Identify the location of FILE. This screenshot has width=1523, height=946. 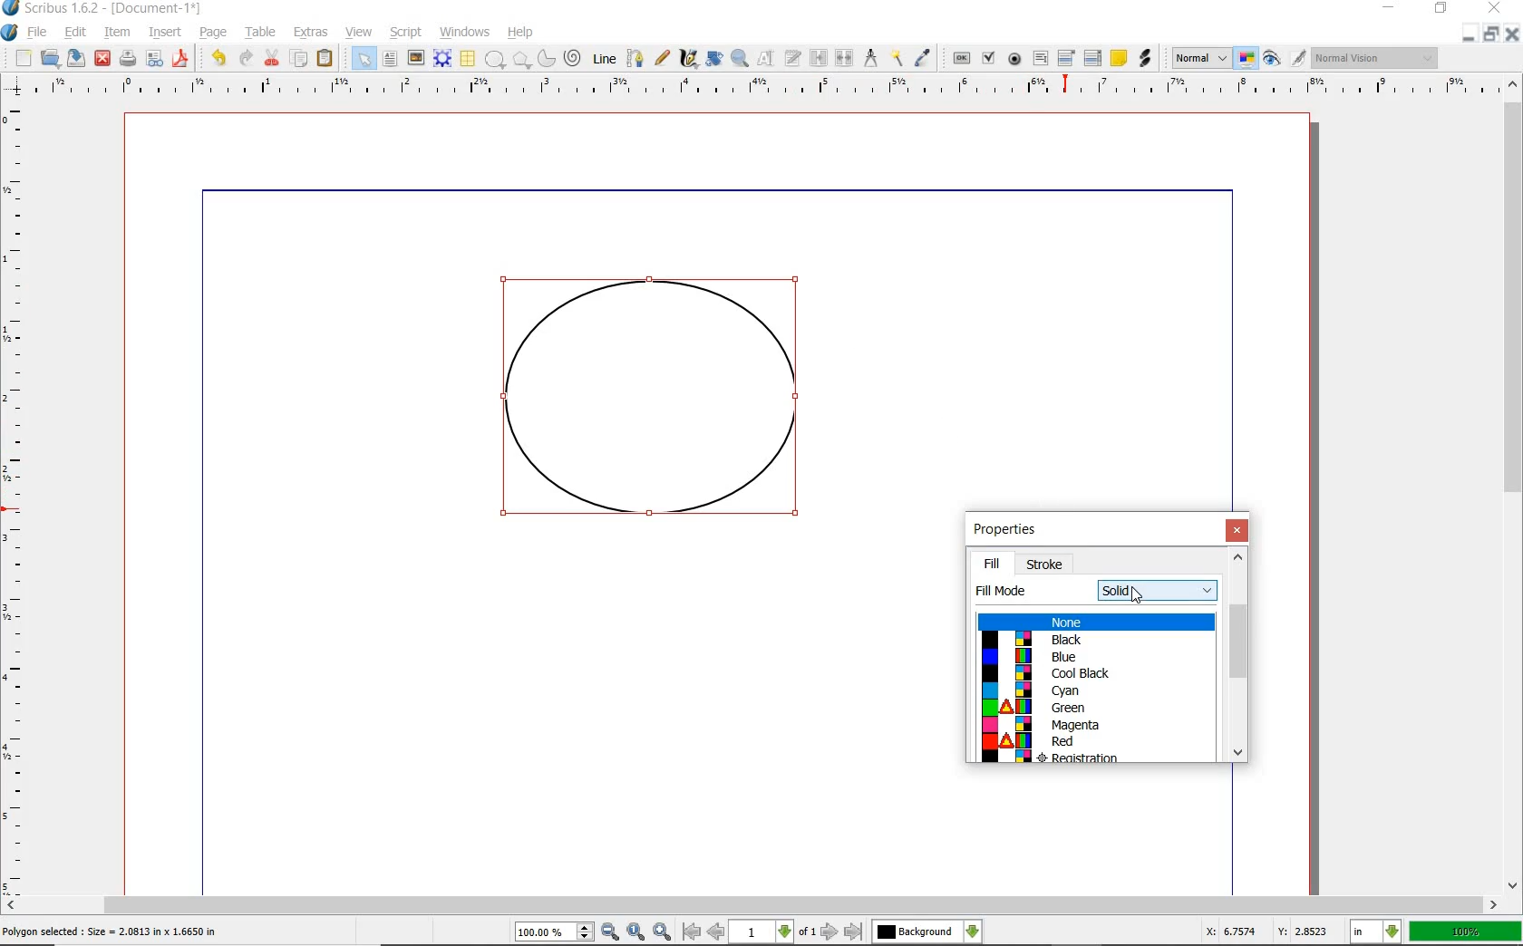
(39, 32).